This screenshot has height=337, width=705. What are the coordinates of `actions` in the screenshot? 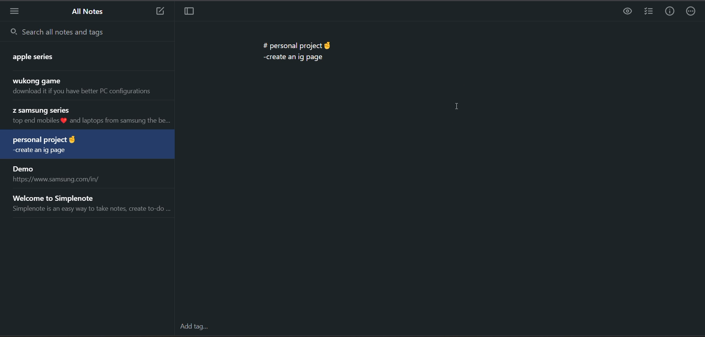 It's located at (691, 12).